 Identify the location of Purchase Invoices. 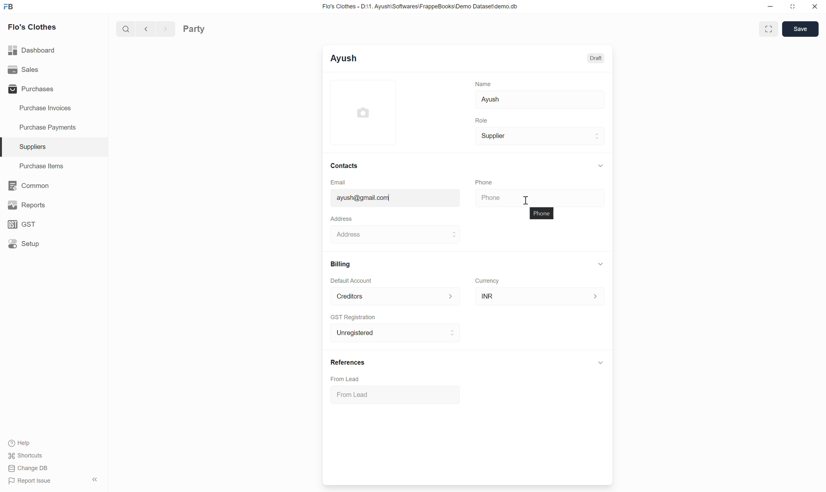
(53, 108).